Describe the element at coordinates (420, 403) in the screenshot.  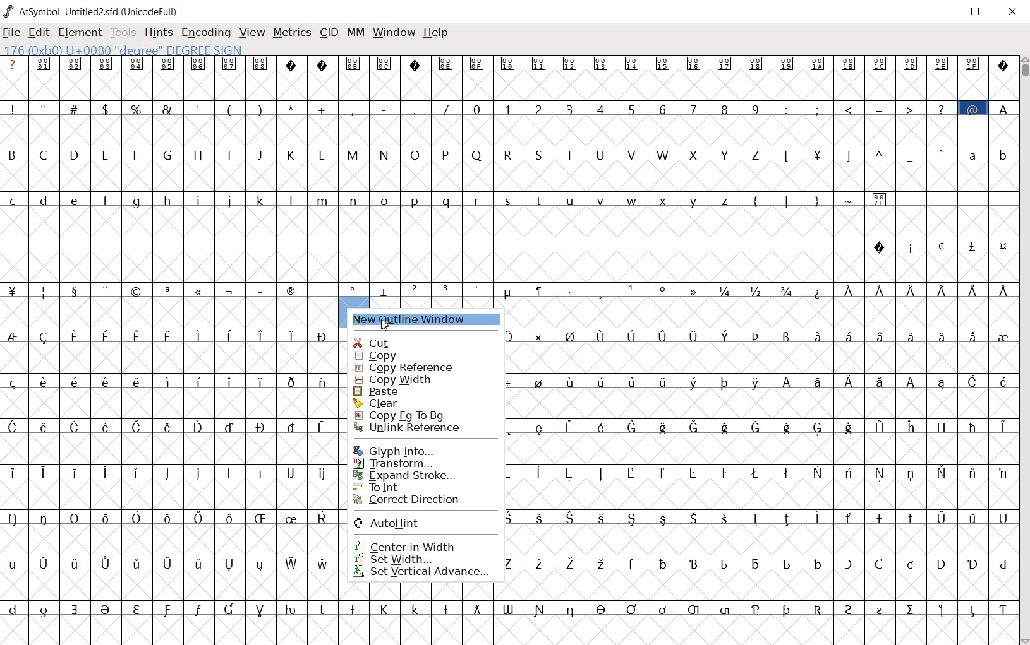
I see `clear` at that location.